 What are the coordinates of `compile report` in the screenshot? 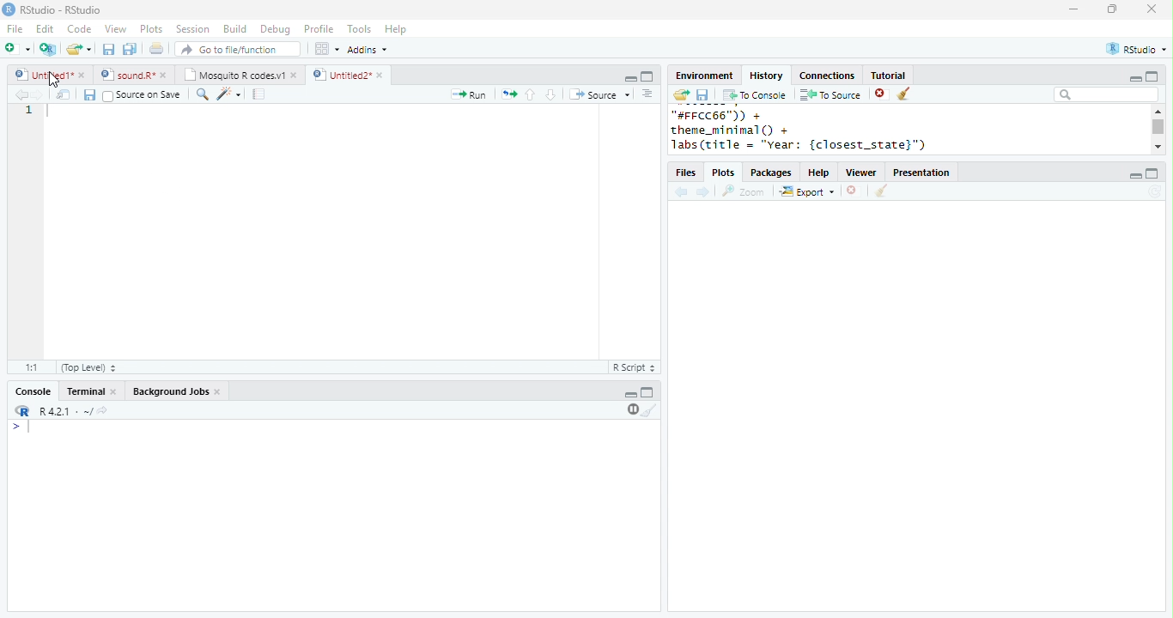 It's located at (259, 95).